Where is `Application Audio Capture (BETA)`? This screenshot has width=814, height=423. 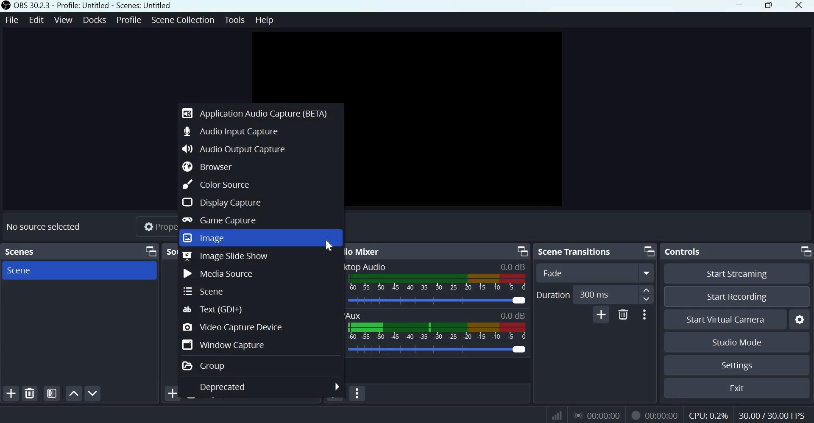 Application Audio Capture (BETA) is located at coordinates (255, 112).